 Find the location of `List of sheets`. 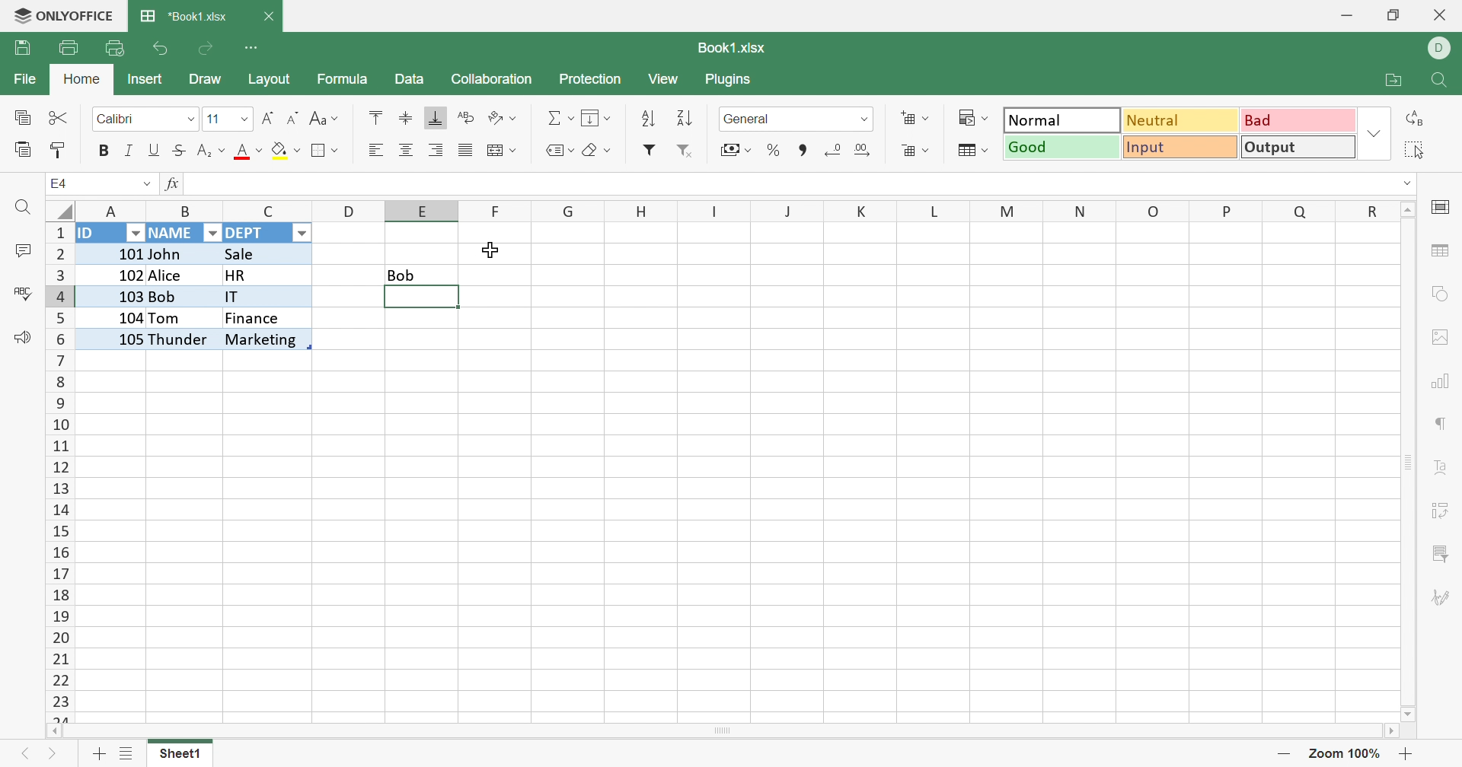

List of sheets is located at coordinates (130, 756).